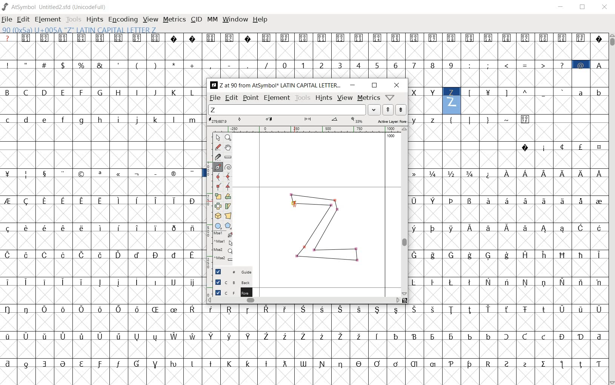 This screenshot has width=615, height=385. Describe the element at coordinates (212, 19) in the screenshot. I see `mm` at that location.